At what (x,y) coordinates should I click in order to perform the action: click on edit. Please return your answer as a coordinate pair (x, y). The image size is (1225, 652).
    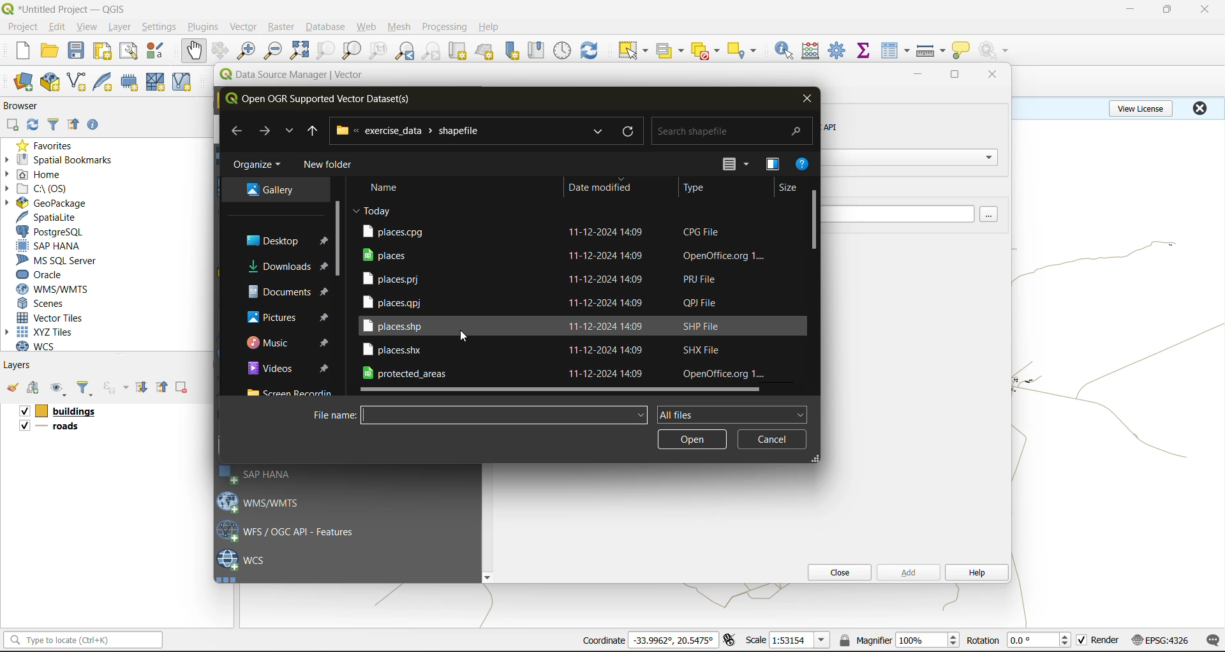
    Looking at the image, I should click on (57, 29).